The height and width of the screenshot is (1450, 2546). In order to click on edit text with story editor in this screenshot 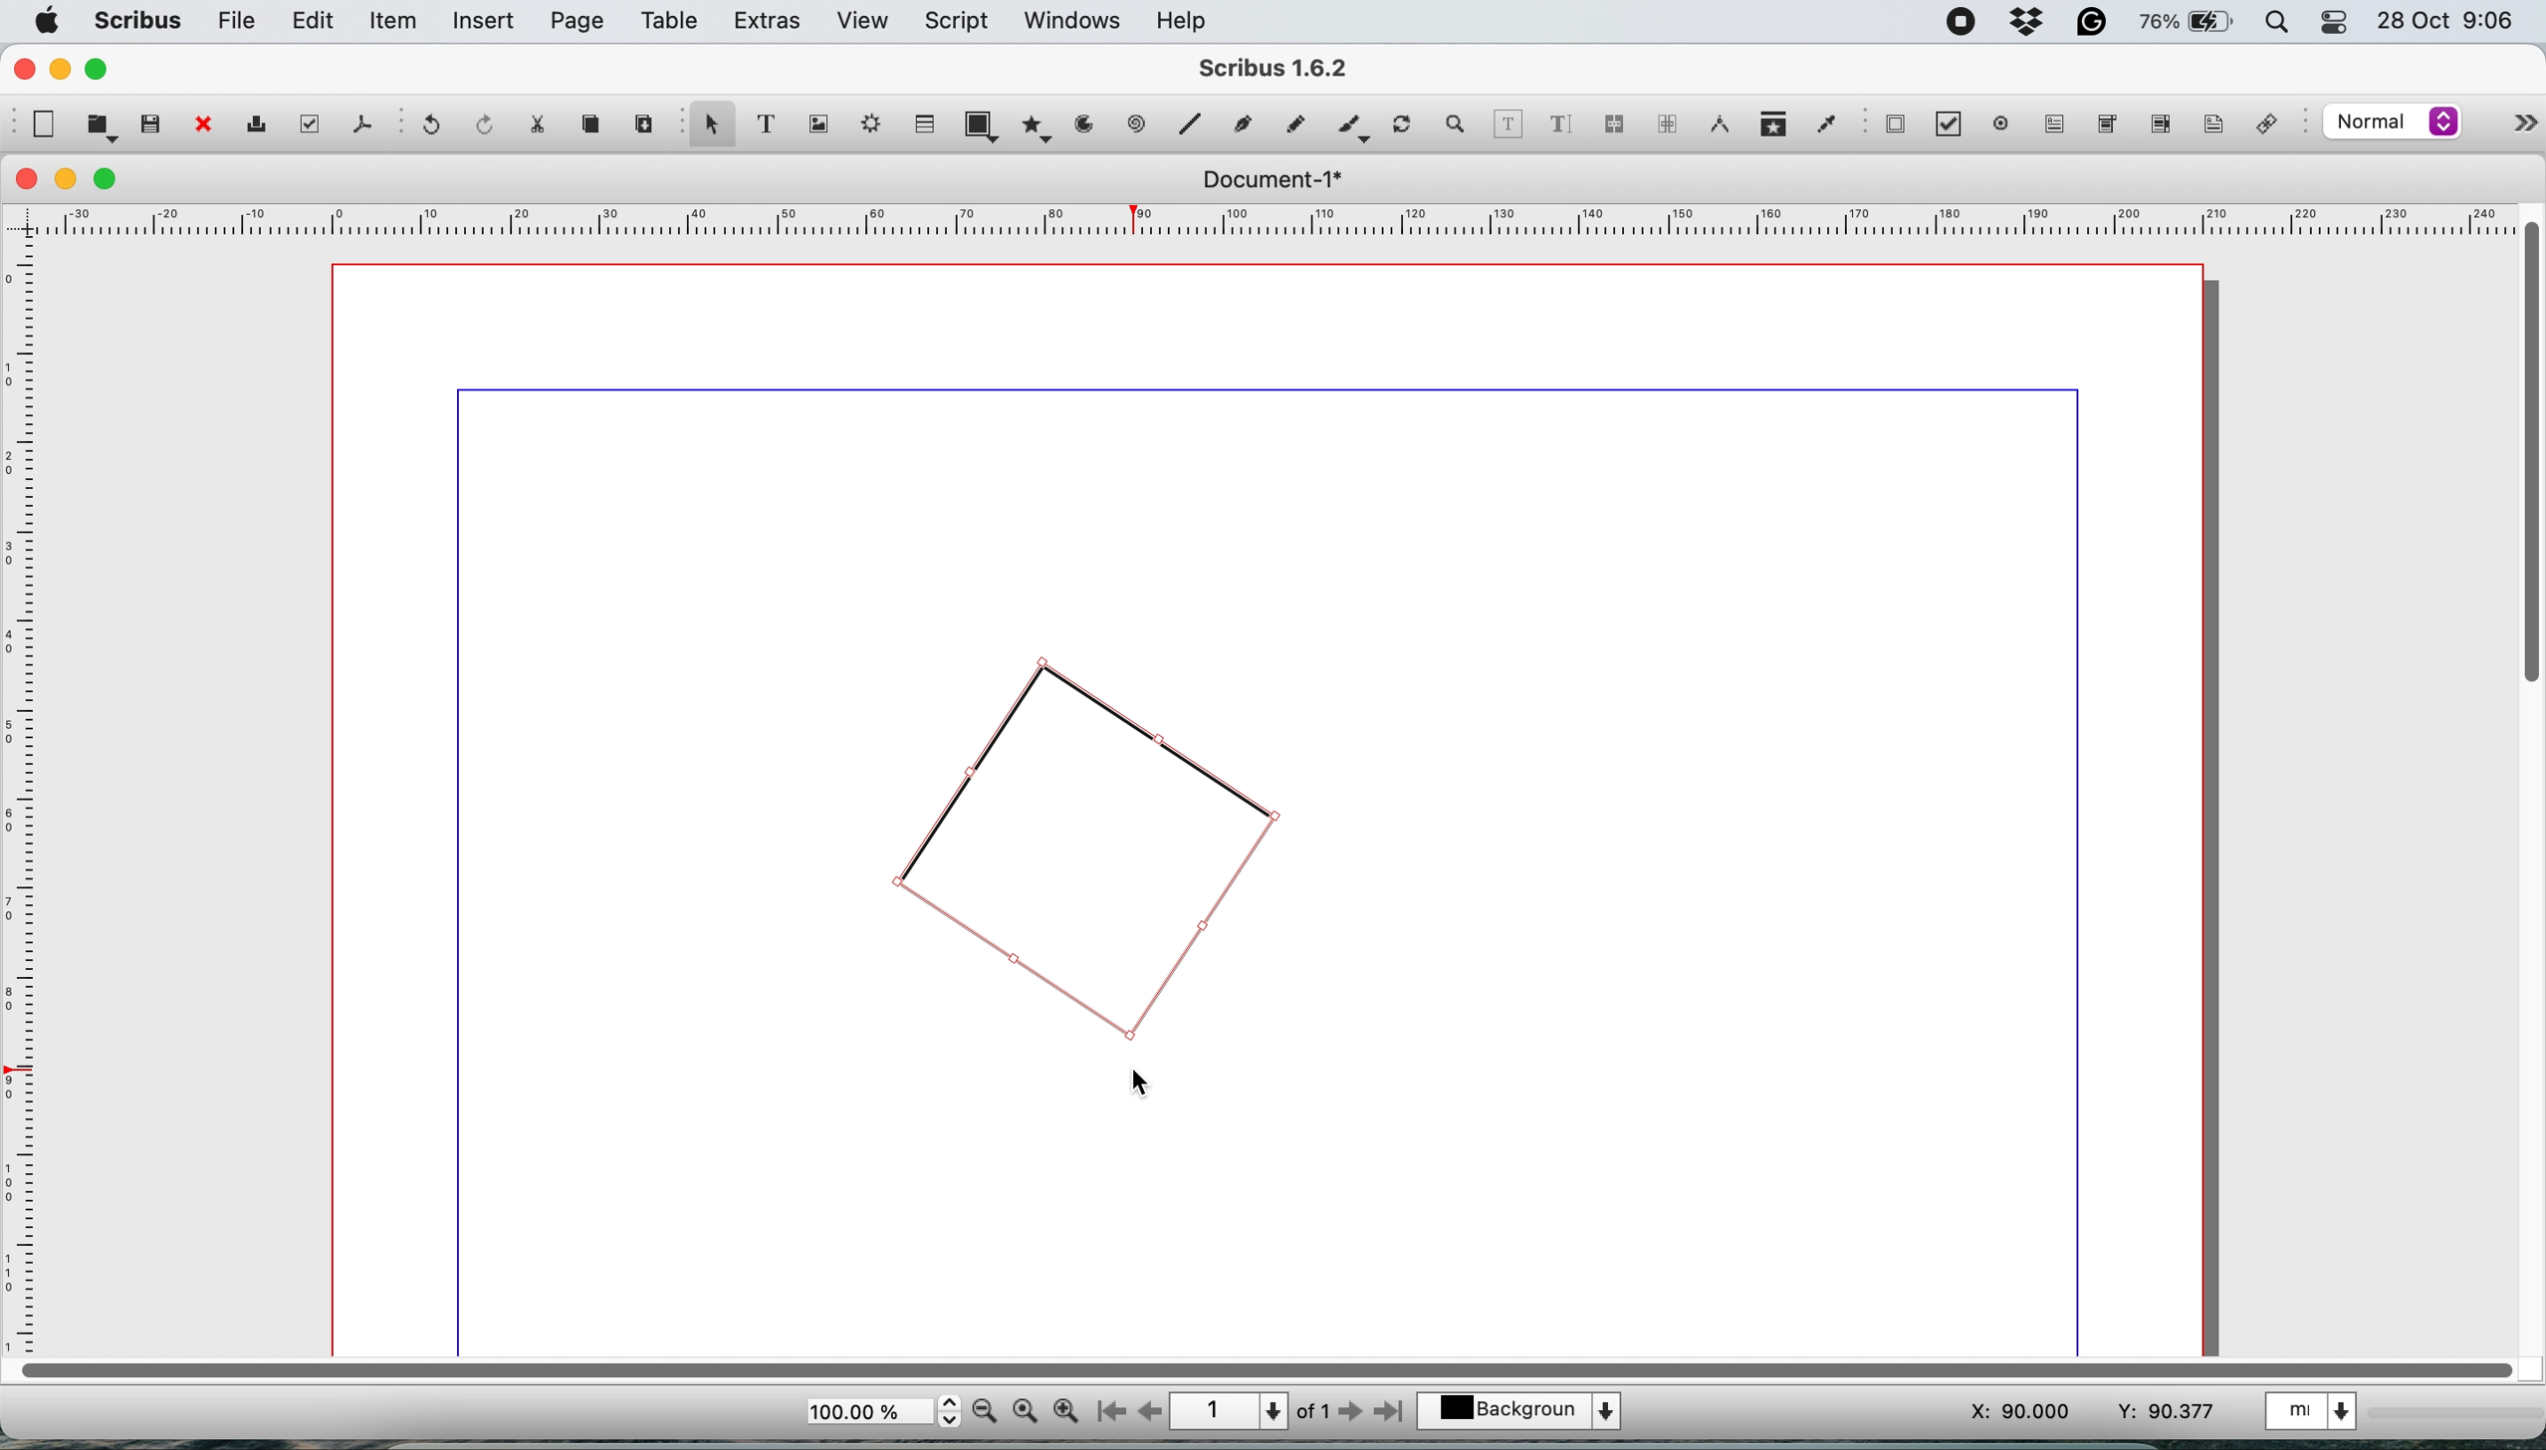, I will do `click(1563, 122)`.